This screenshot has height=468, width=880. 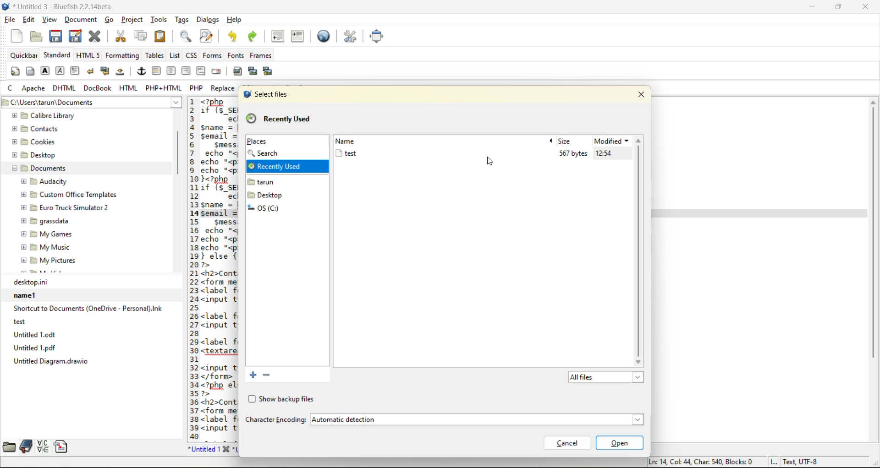 What do you see at coordinates (279, 120) in the screenshot?
I see `recently used folders` at bounding box center [279, 120].